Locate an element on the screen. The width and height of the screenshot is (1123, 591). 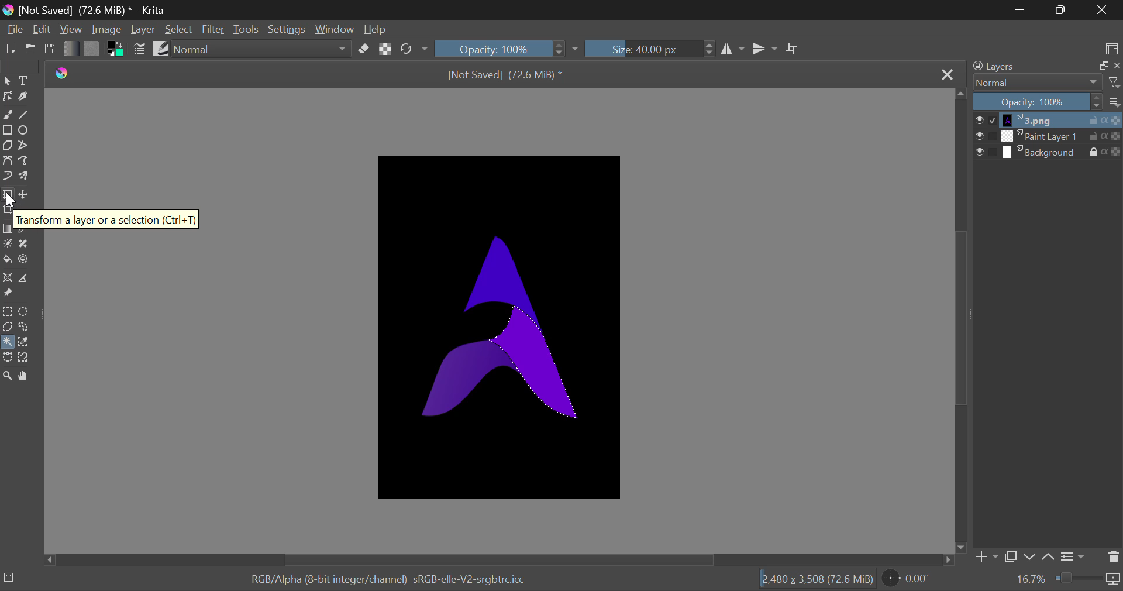
Lock Alpha is located at coordinates (385, 50).